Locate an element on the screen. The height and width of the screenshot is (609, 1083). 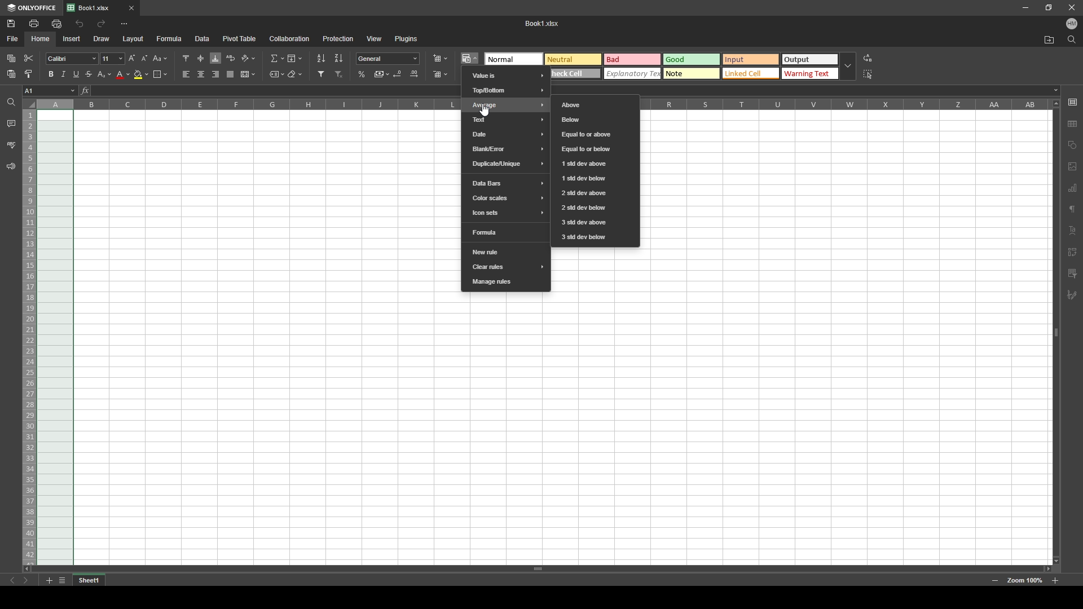
comma style is located at coordinates (382, 74).